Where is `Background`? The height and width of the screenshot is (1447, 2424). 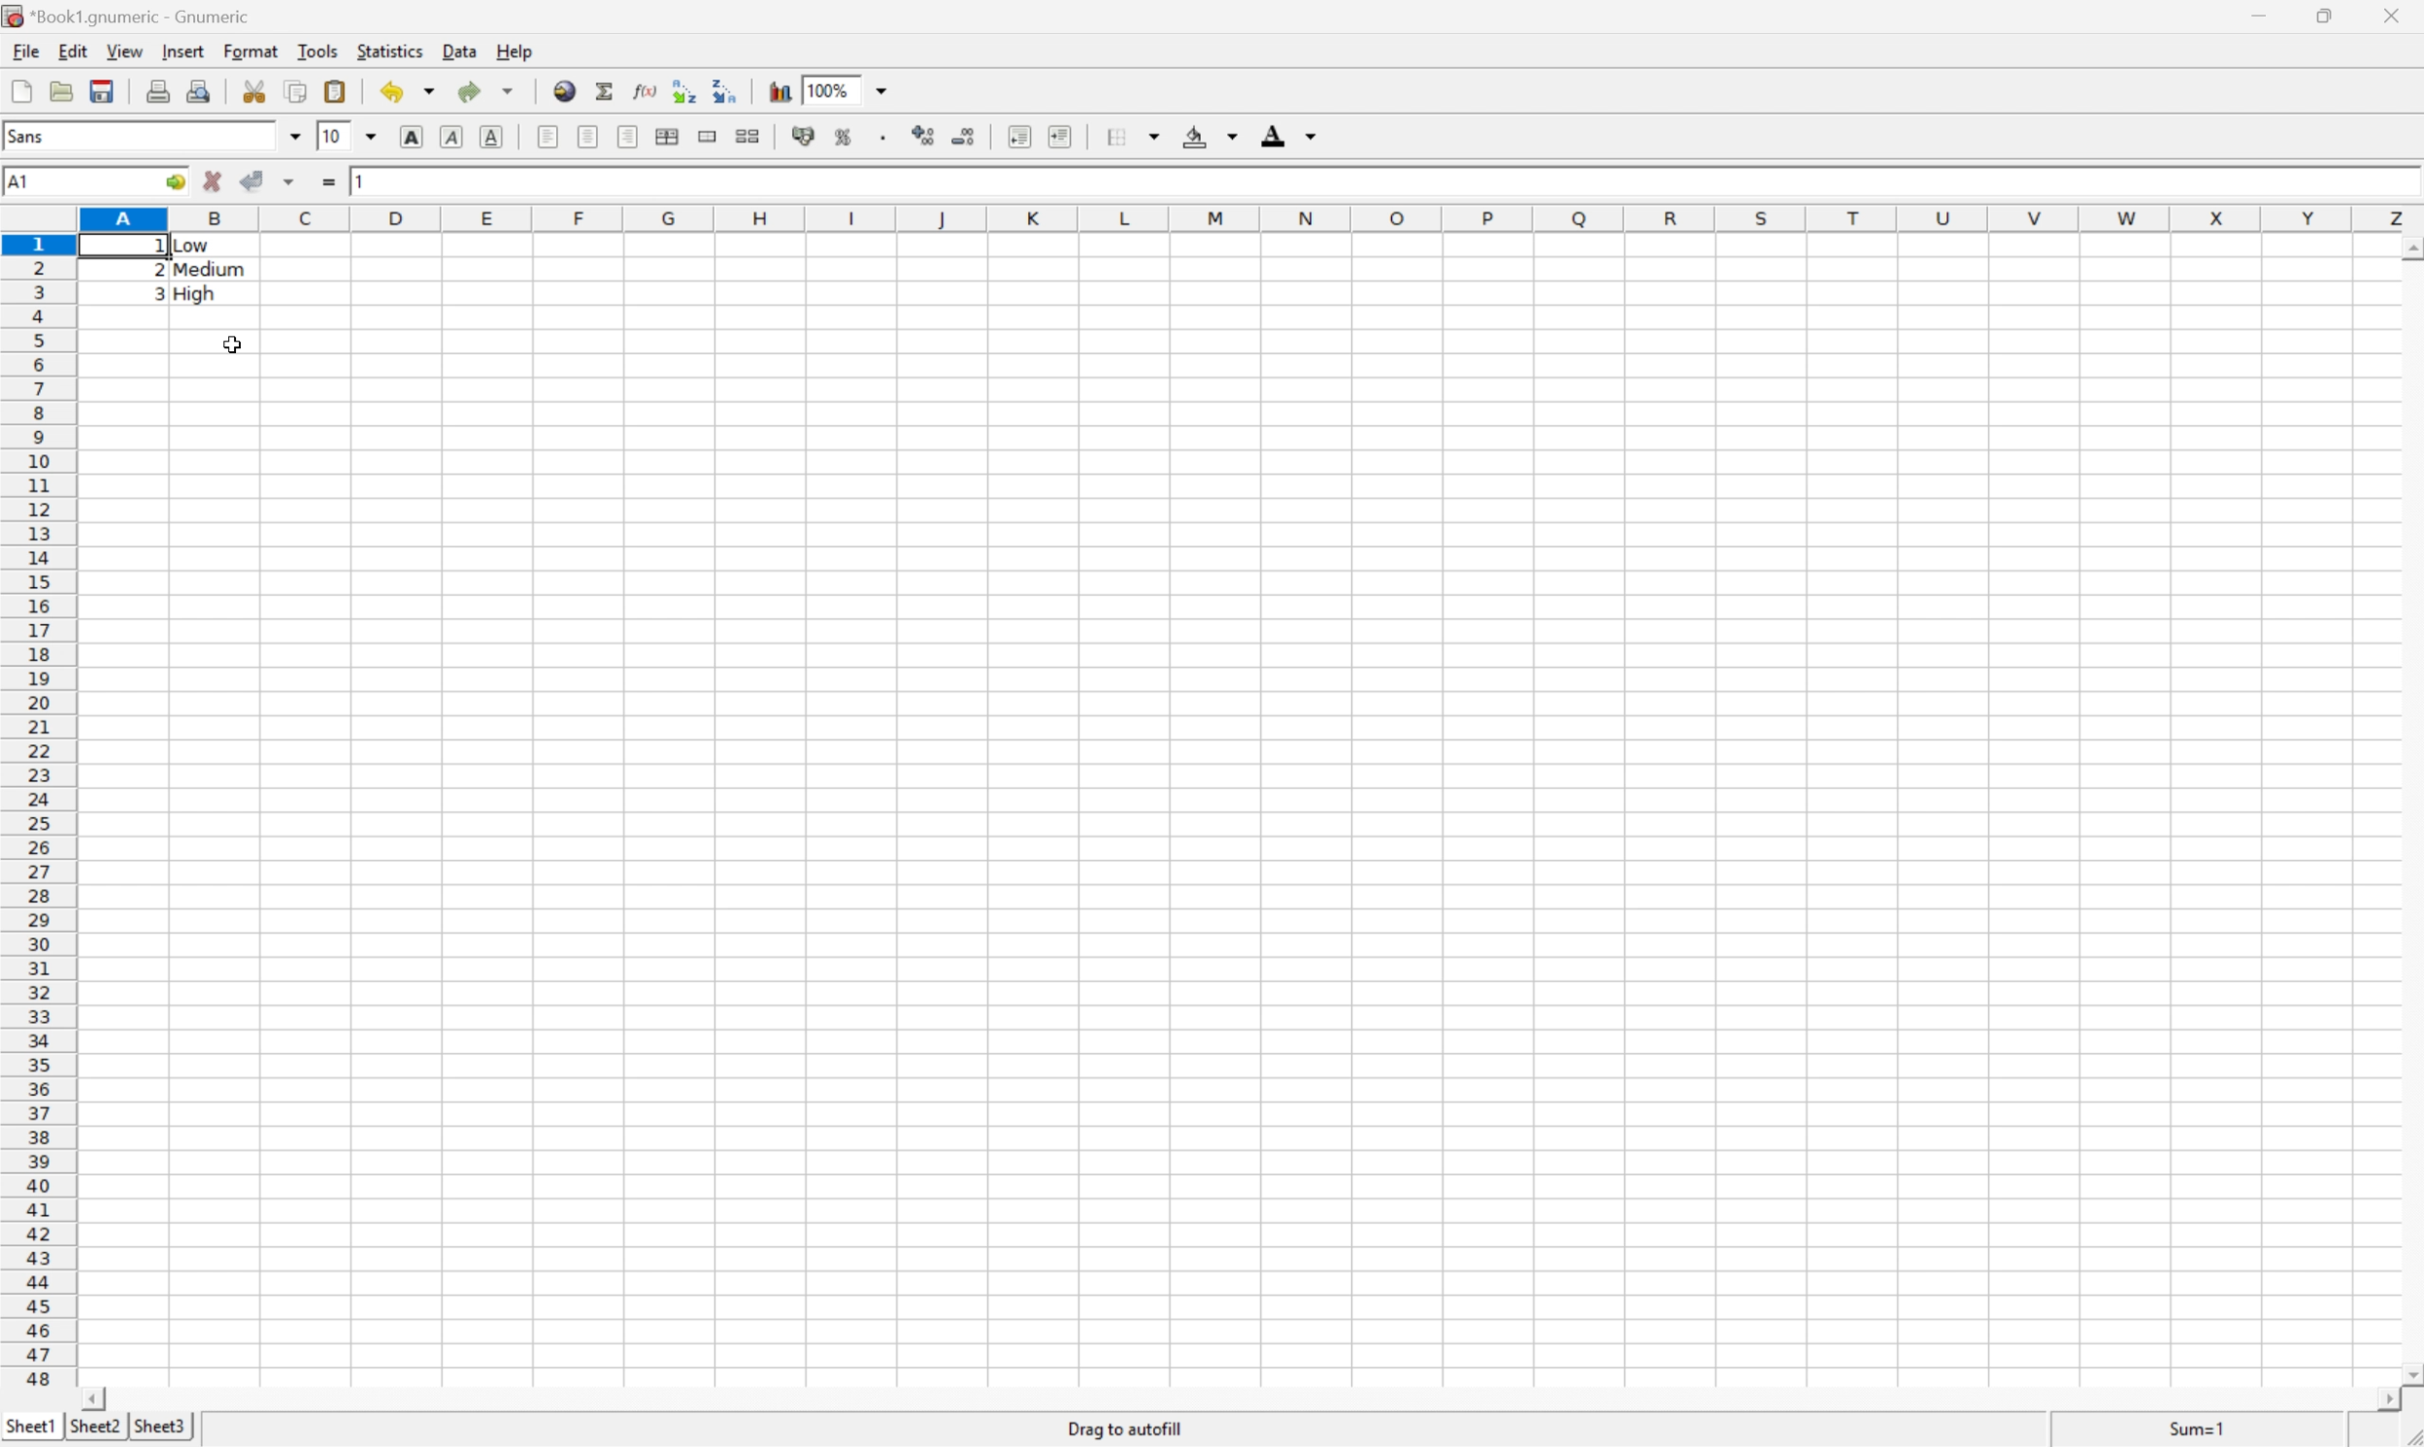 Background is located at coordinates (1210, 135).